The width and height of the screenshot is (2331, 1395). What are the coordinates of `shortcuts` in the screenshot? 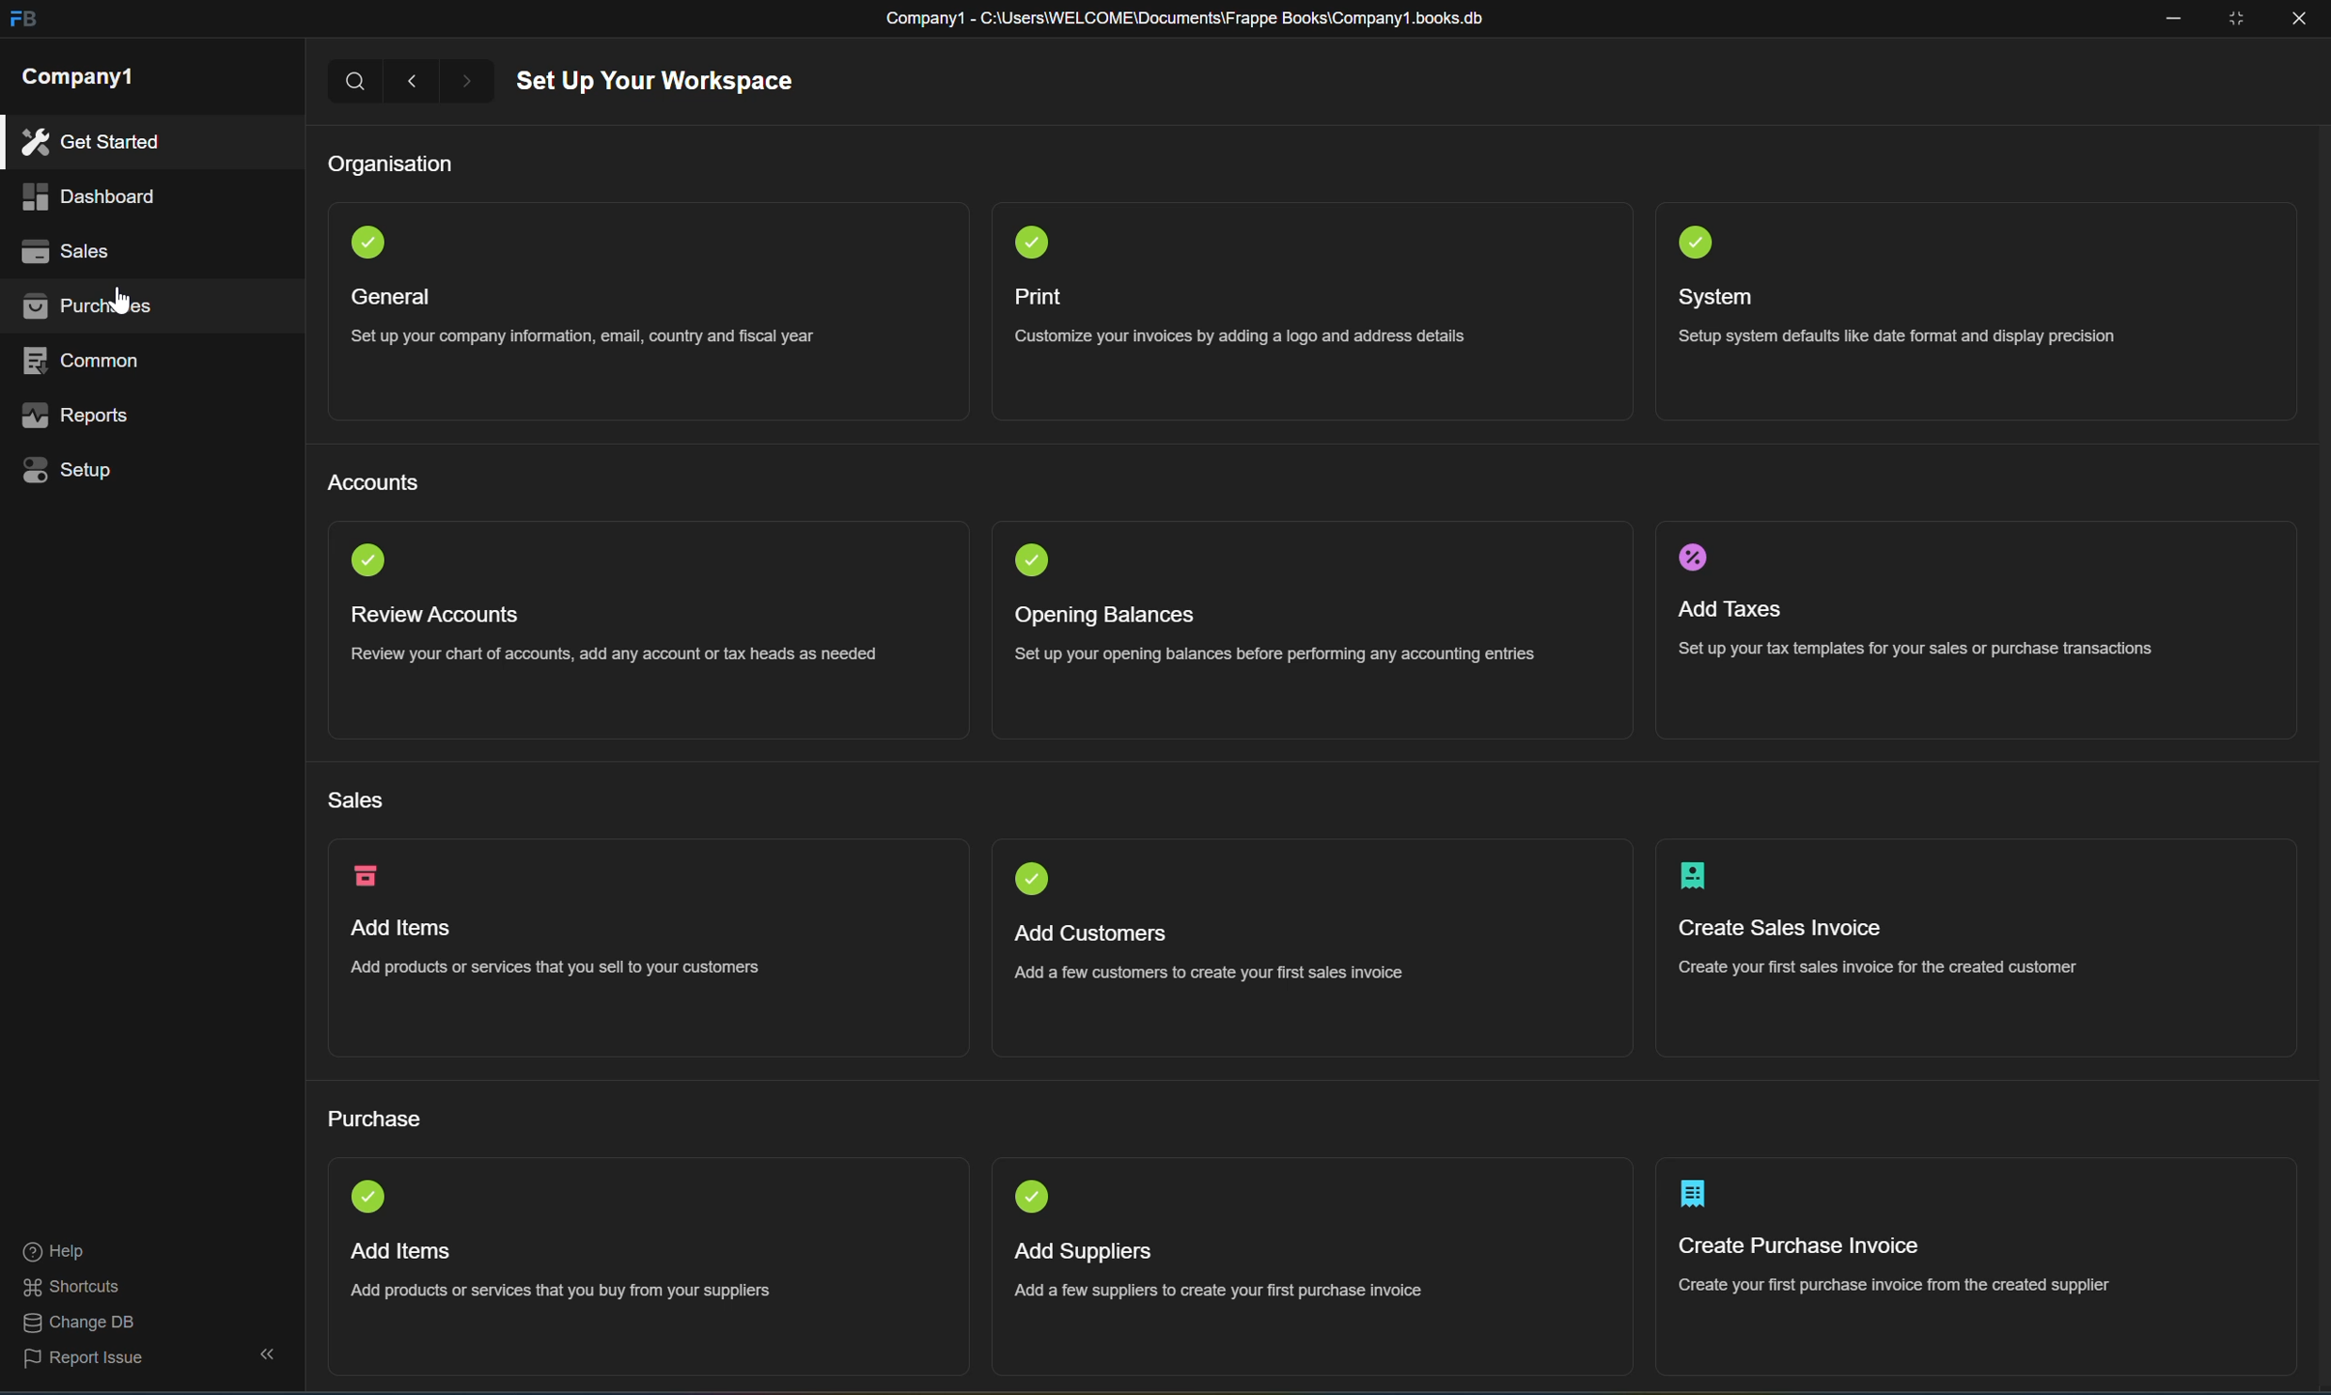 It's located at (72, 1288).